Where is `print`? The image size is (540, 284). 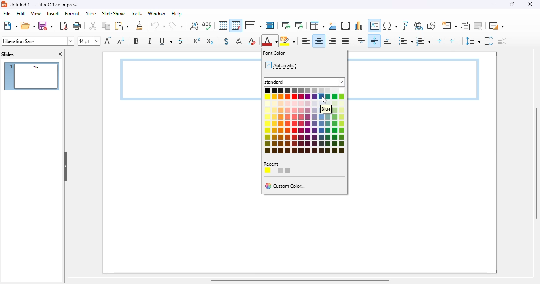
print is located at coordinates (77, 26).